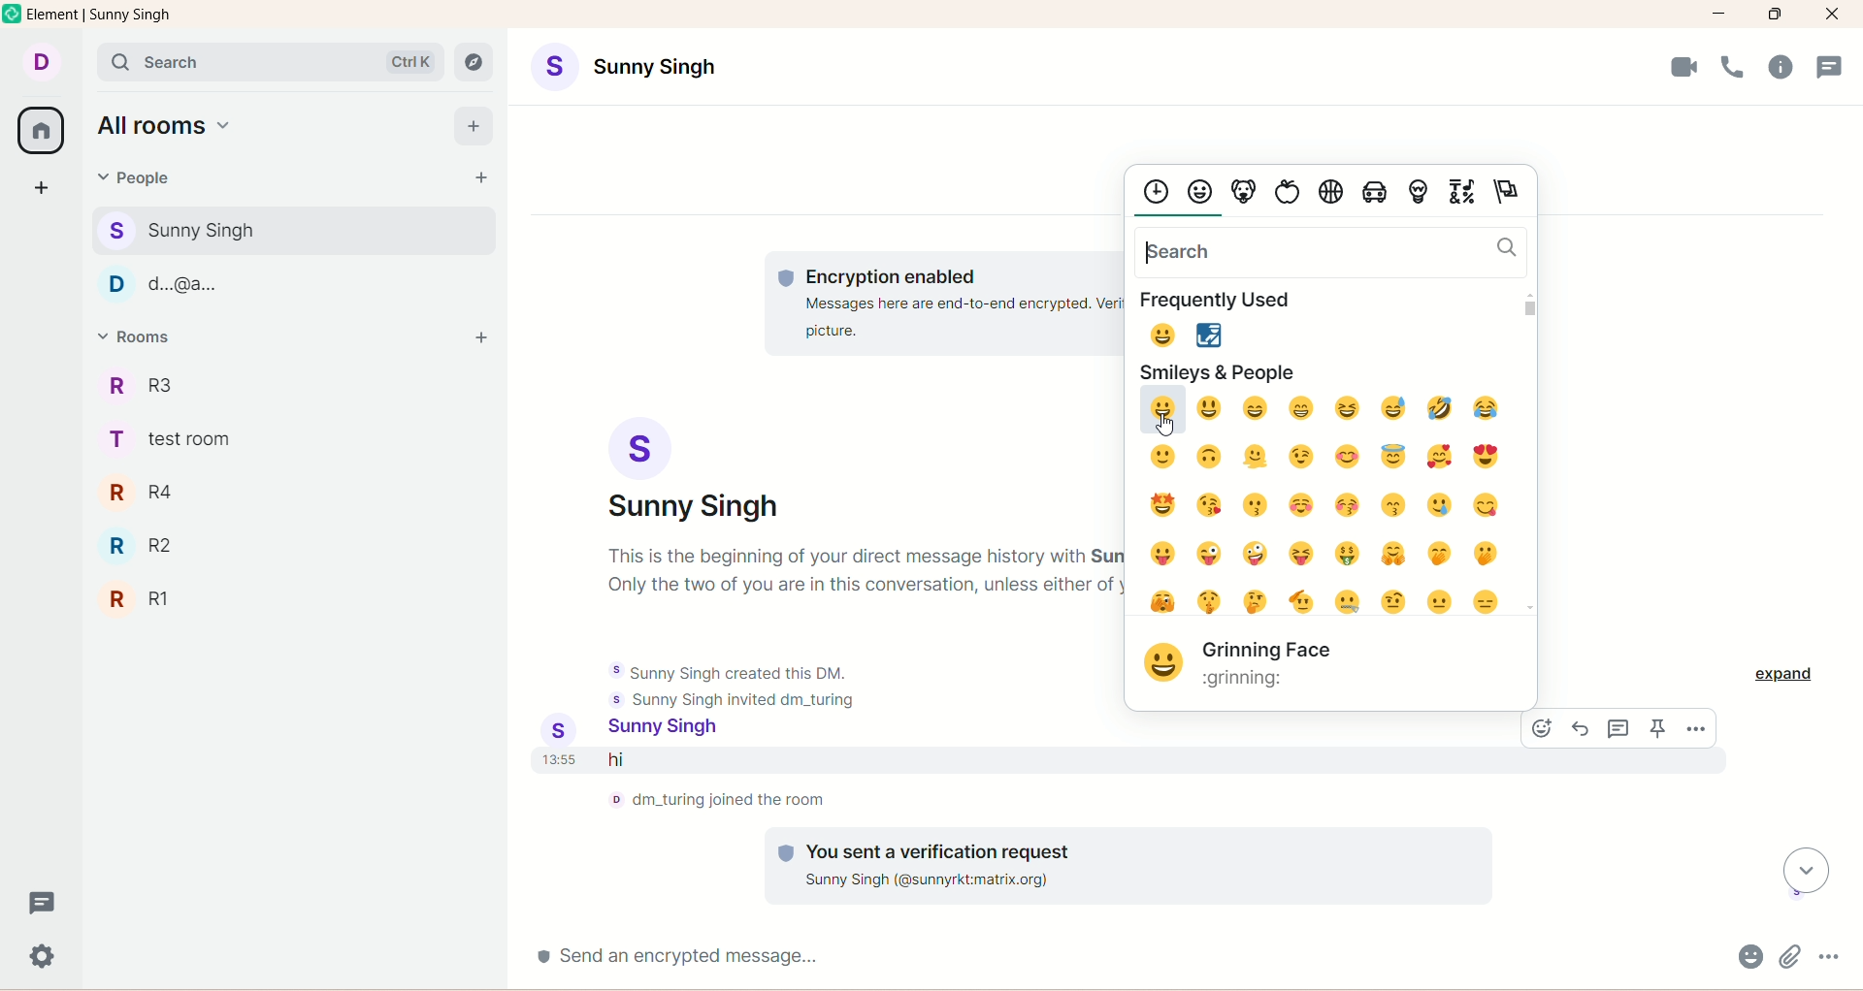 This screenshot has width=1863, height=991. I want to click on Face with hand over mouth, so click(1440, 553).